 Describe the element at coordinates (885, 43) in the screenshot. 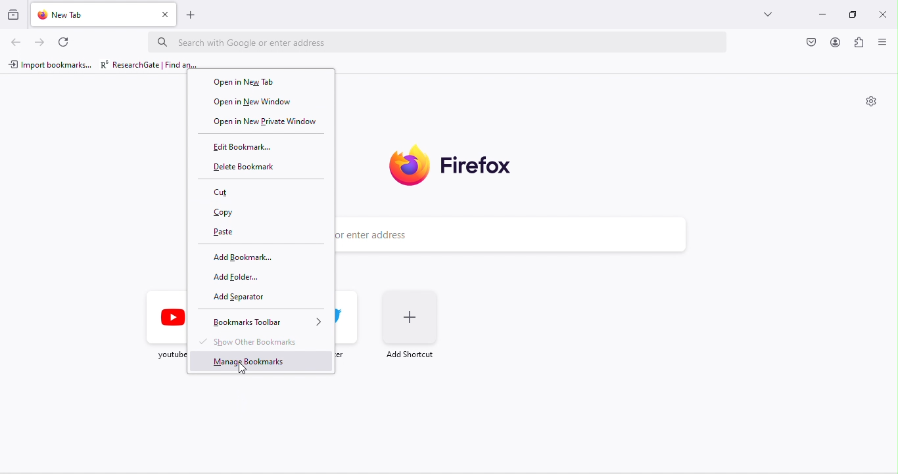

I see `view menu` at that location.